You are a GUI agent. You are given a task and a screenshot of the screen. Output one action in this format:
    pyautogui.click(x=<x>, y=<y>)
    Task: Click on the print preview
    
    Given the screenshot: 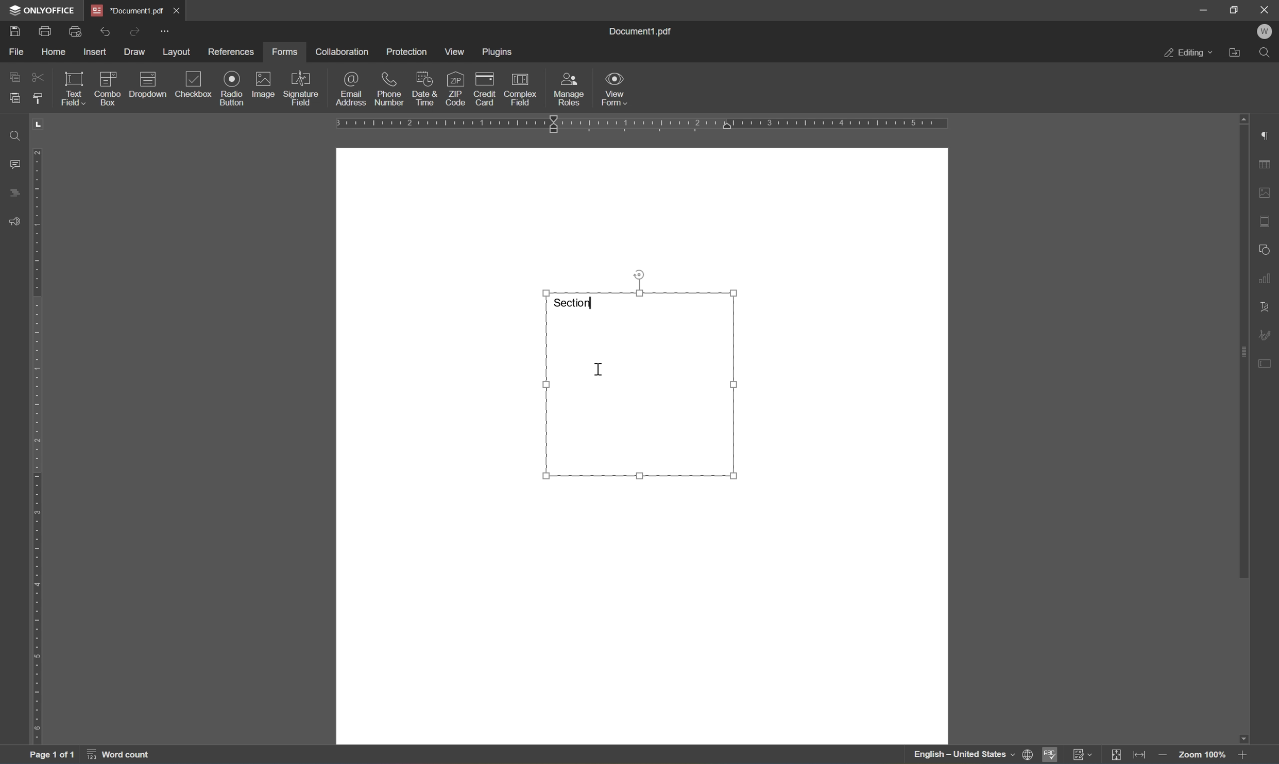 What is the action you would take?
    pyautogui.click(x=77, y=30)
    